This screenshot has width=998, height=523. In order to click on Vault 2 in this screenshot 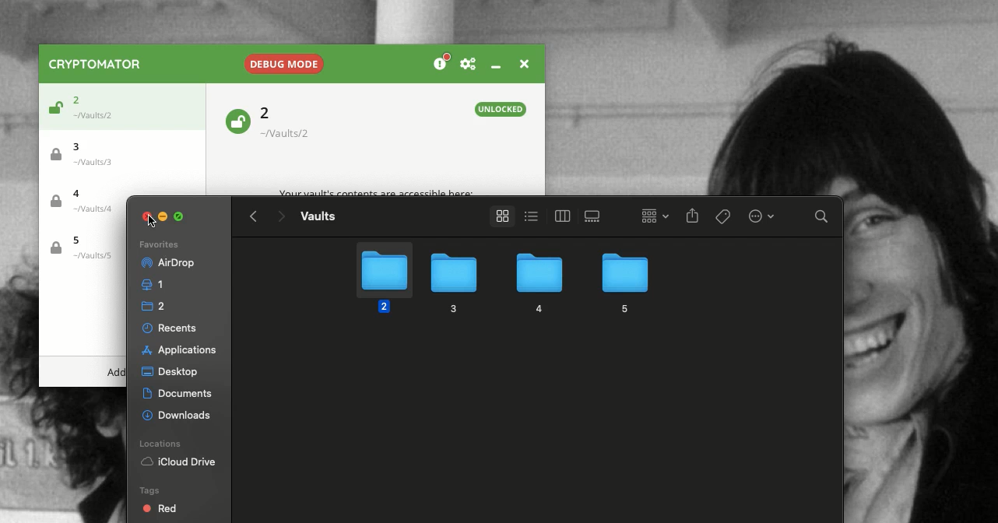, I will do `click(293, 122)`.